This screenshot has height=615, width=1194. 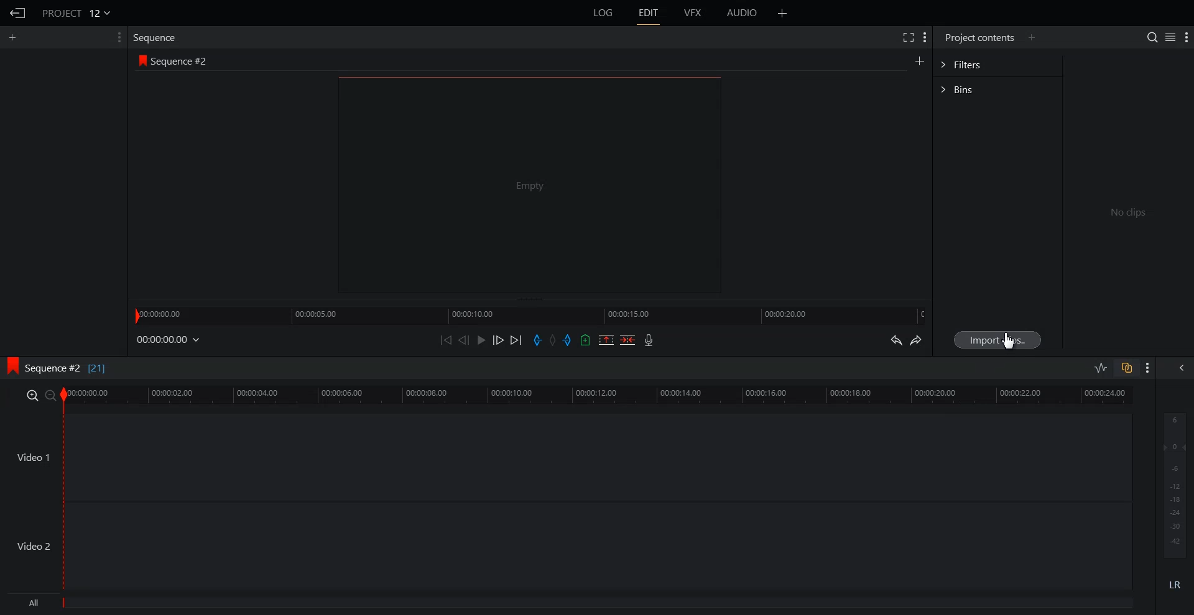 I want to click on Project 12v, so click(x=76, y=12).